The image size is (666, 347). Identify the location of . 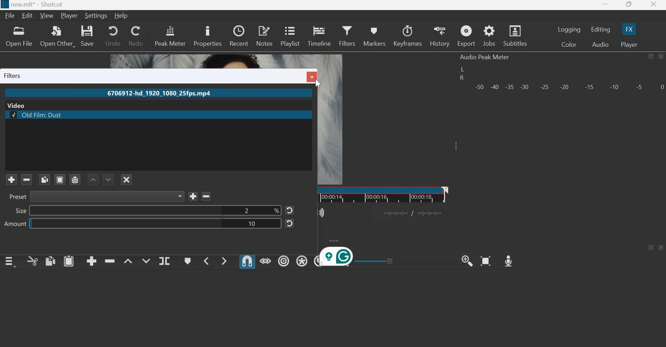
(337, 258).